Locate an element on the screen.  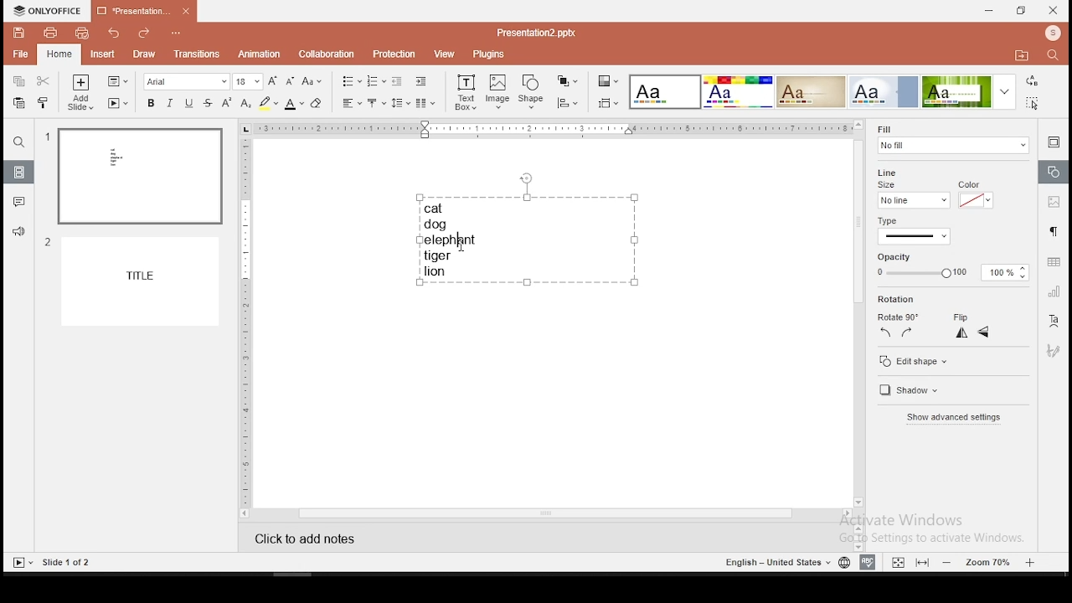
bold is located at coordinates (147, 103).